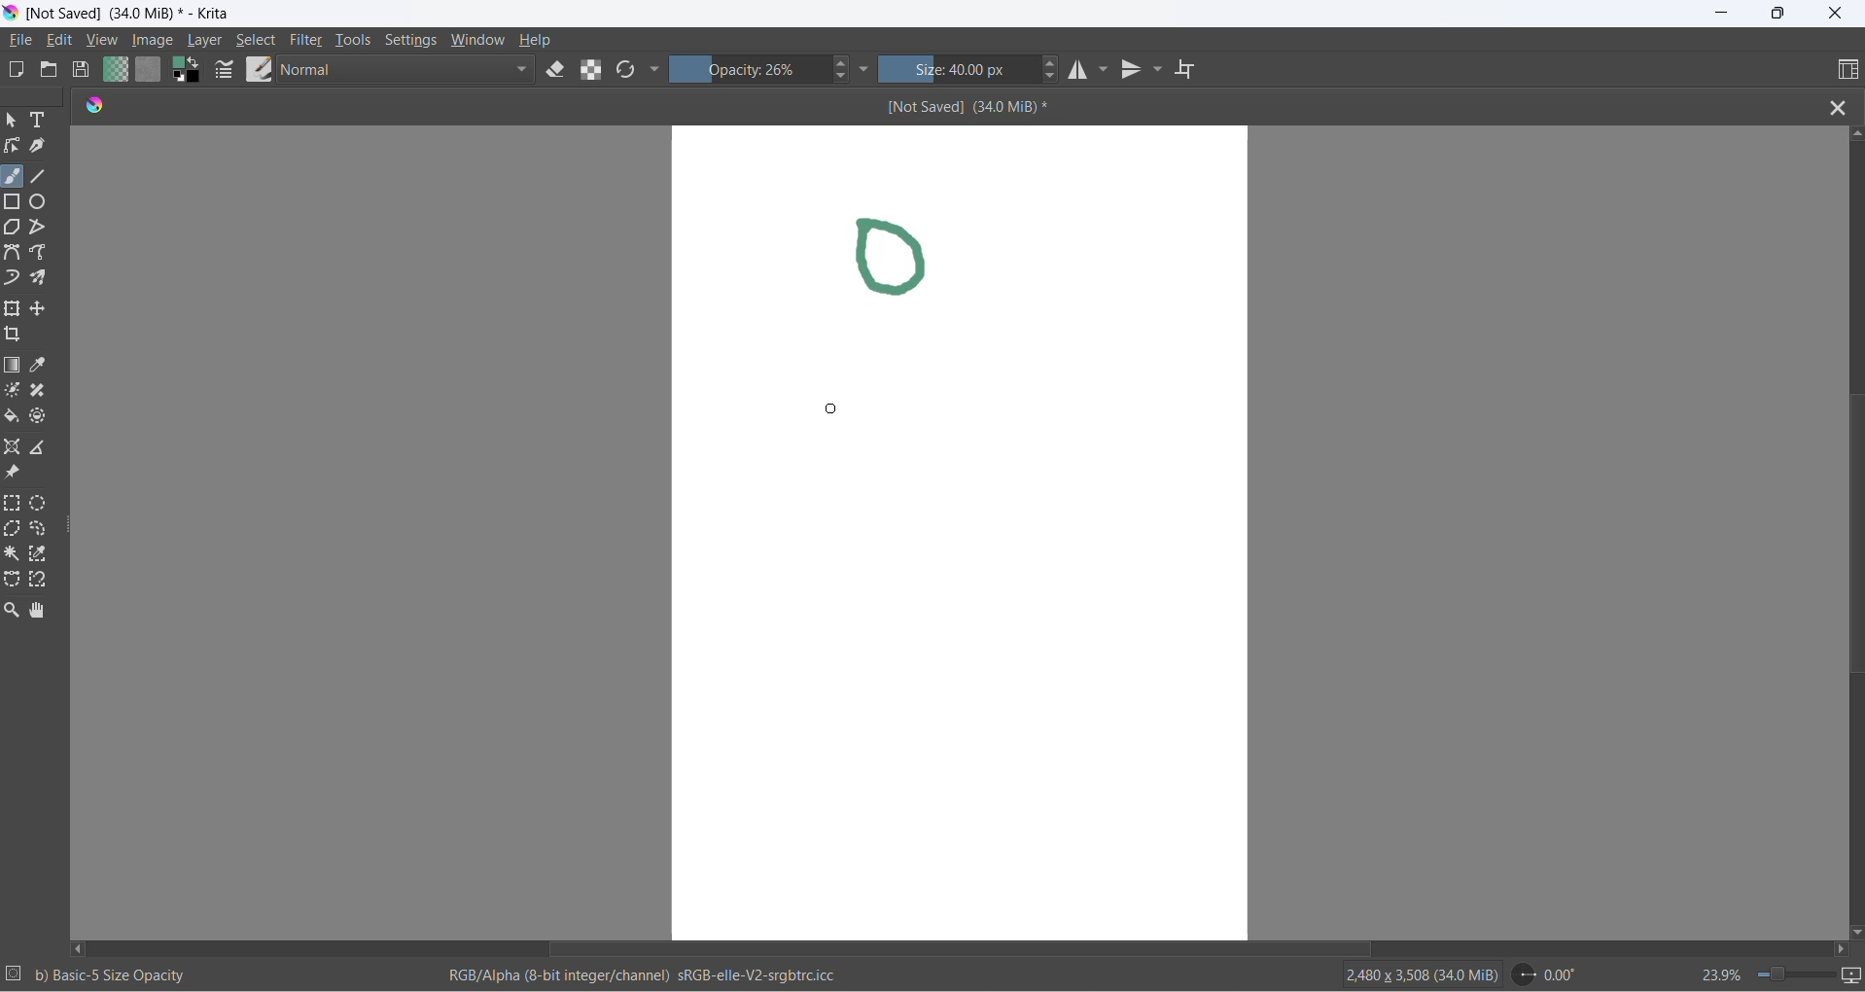 Image resolution: width=1865 pixels, height=992 pixels. Describe the element at coordinates (1194, 69) in the screenshot. I see `wrap around mode` at that location.